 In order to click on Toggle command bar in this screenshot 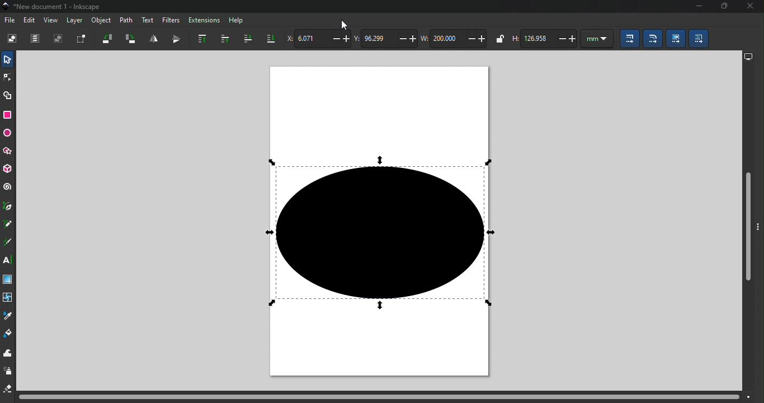, I will do `click(760, 224)`.